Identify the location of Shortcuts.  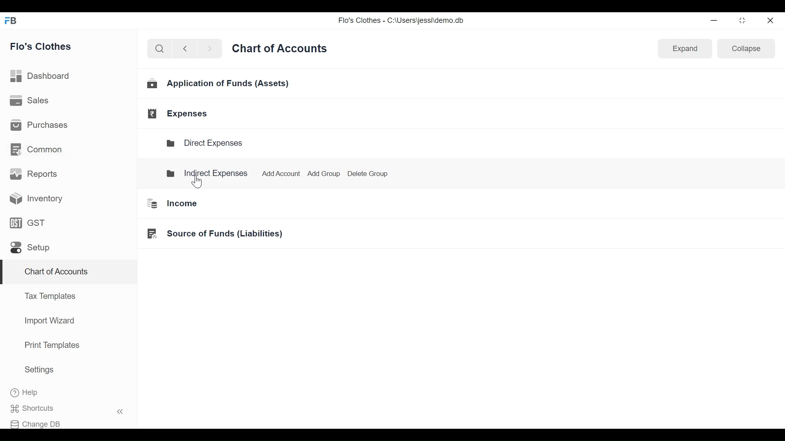
(72, 408).